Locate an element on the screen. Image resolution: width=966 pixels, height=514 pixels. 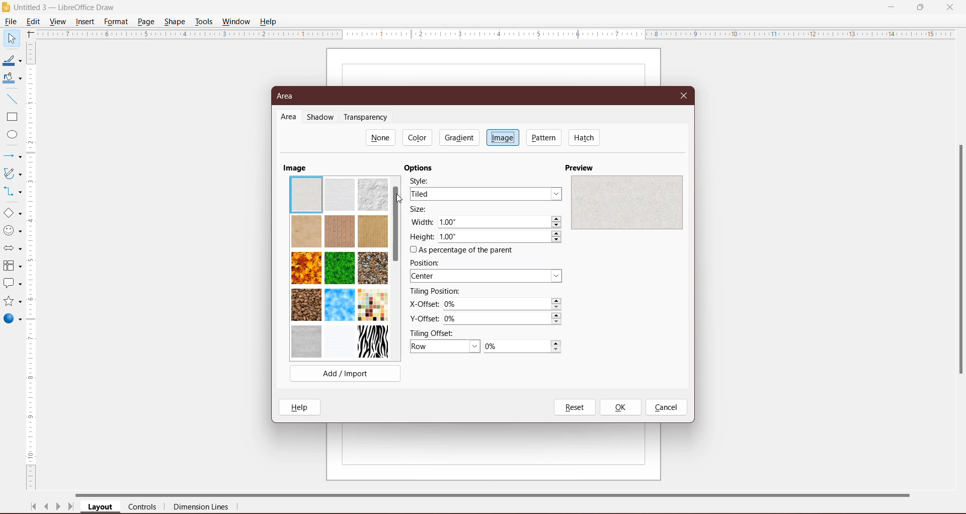
X-Offset is located at coordinates (422, 304).